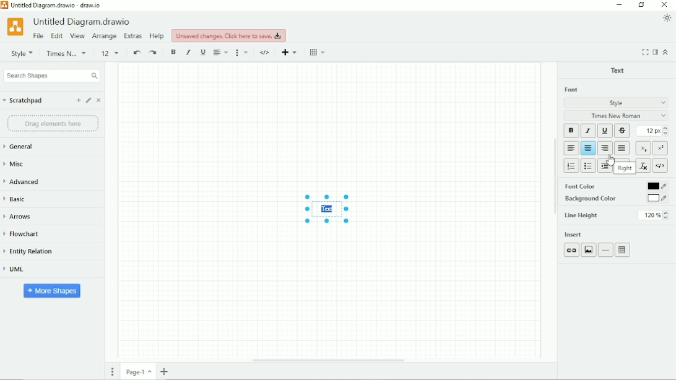  I want to click on Pages, so click(114, 371).